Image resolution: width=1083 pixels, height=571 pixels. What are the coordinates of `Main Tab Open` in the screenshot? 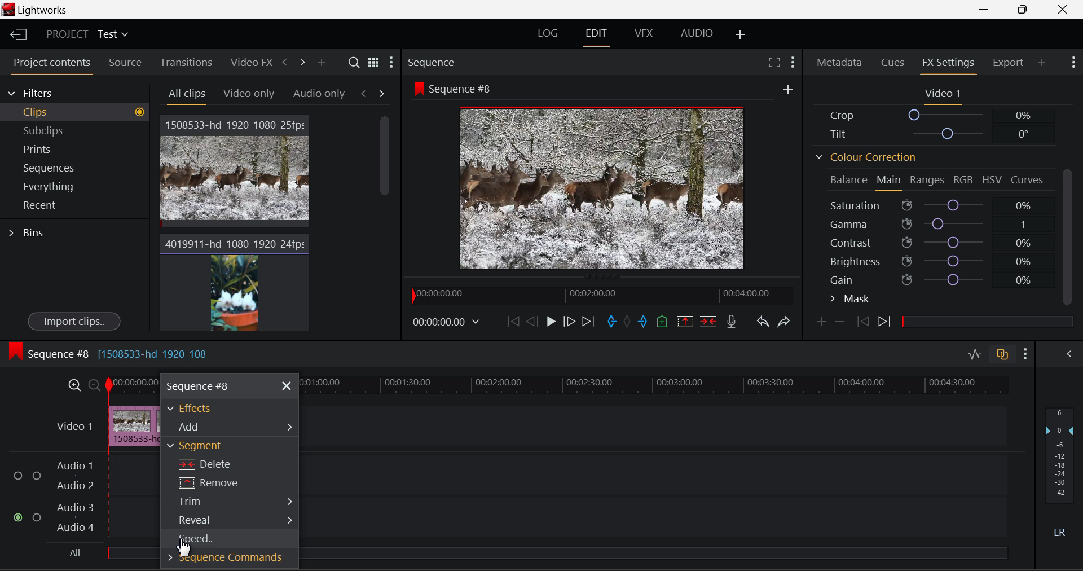 It's located at (890, 182).